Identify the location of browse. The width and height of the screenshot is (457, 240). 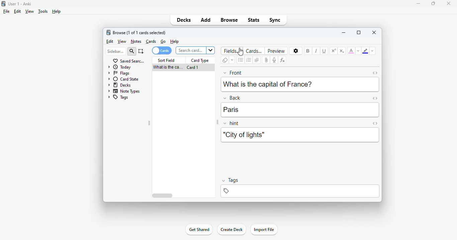
(229, 20).